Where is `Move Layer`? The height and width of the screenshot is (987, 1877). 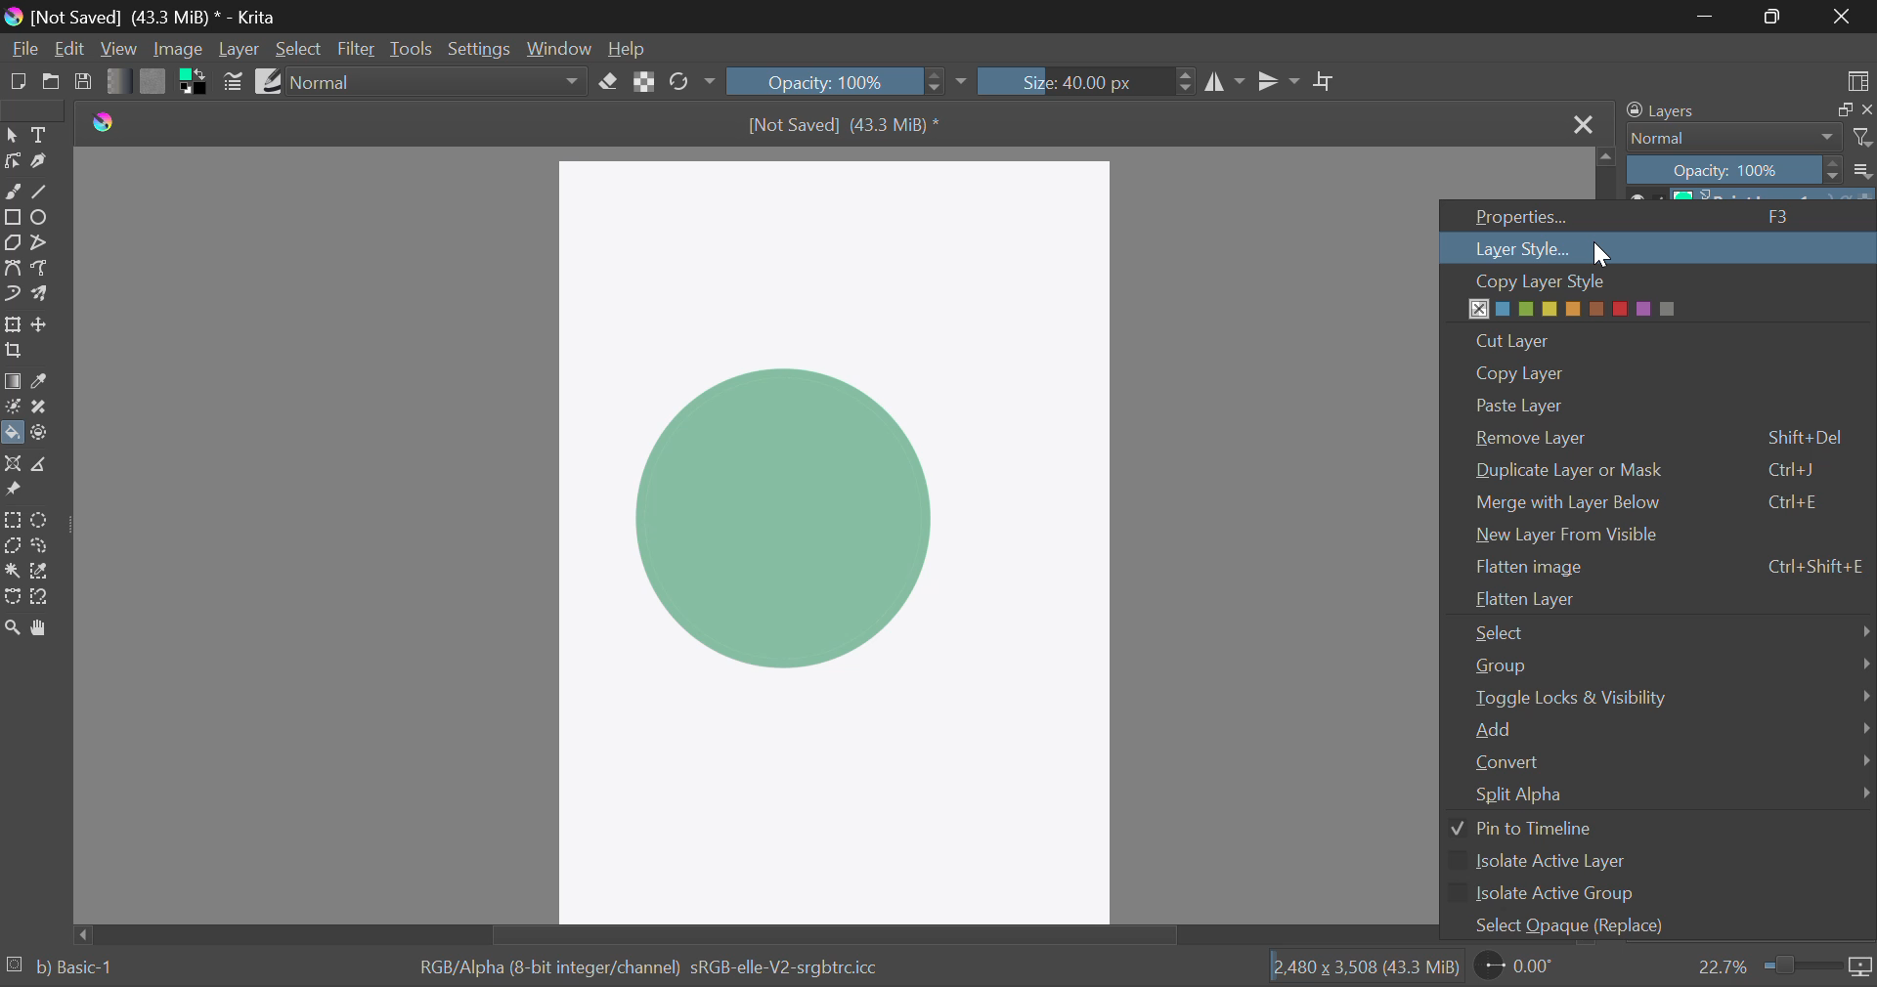
Move Layer is located at coordinates (42, 325).